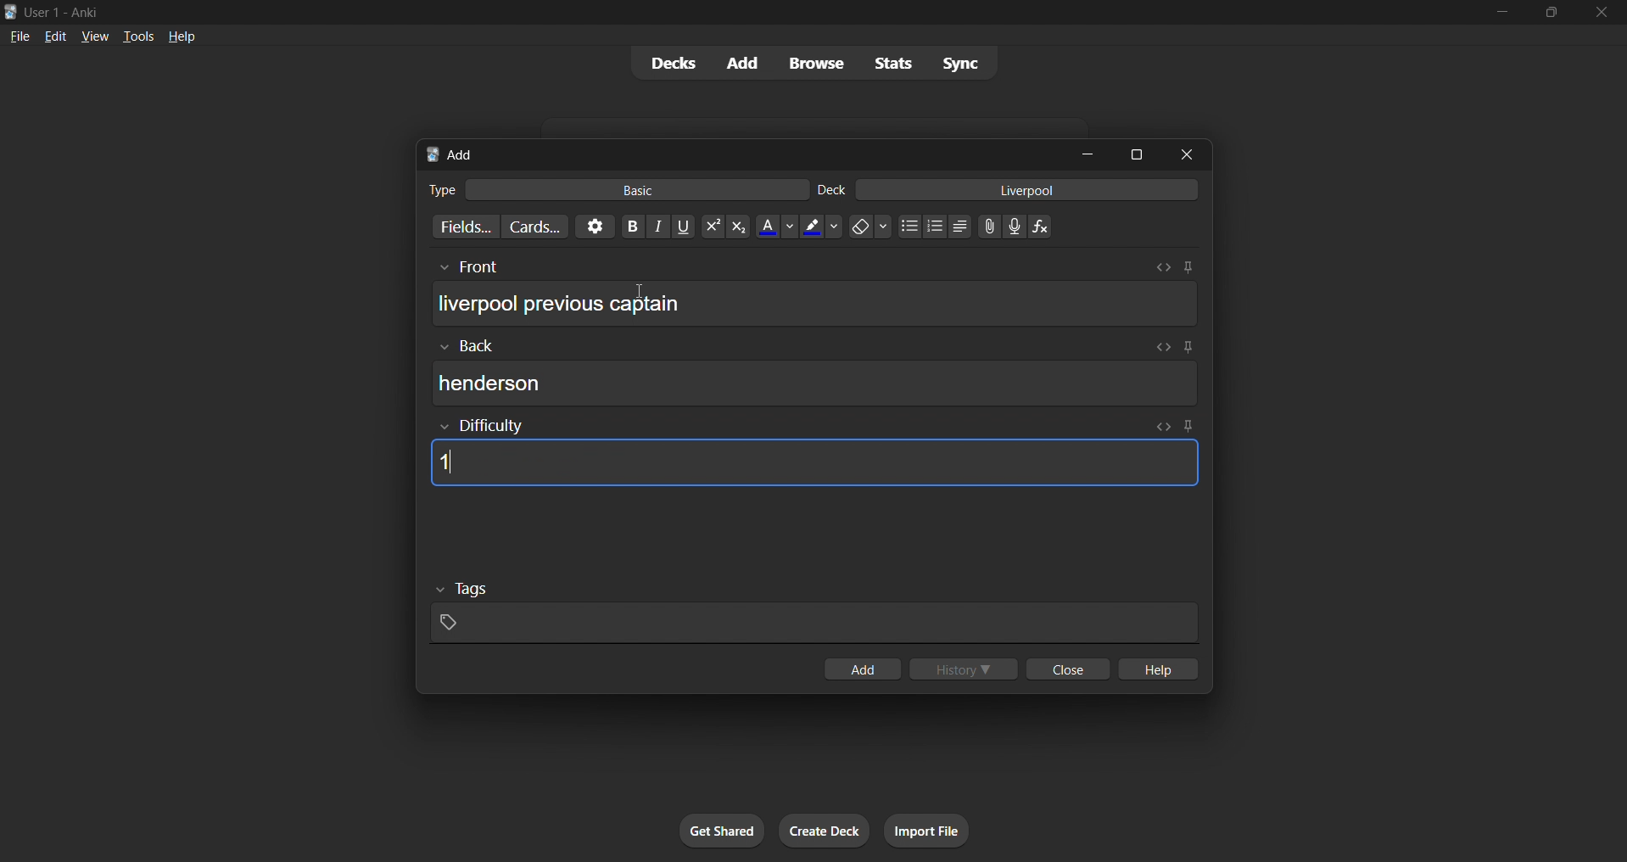  What do you see at coordinates (1602, 13) in the screenshot?
I see `close` at bounding box center [1602, 13].